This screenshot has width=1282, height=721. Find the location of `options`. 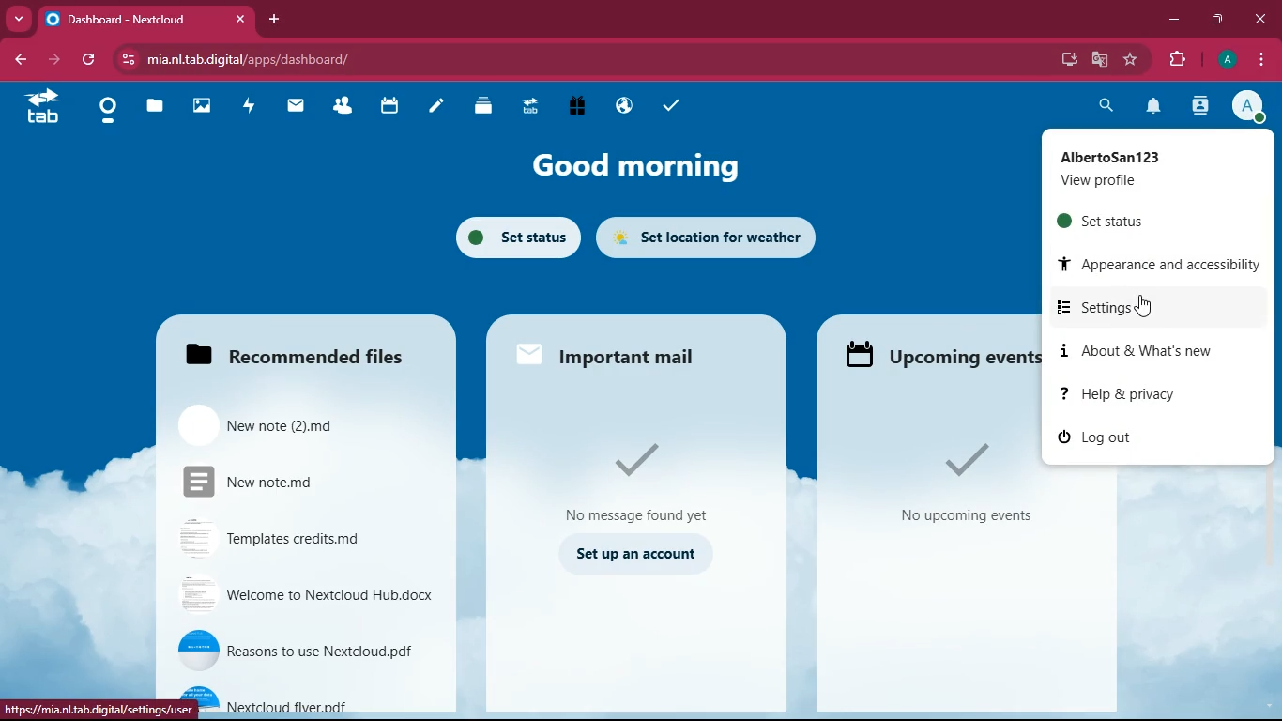

options is located at coordinates (1261, 59).